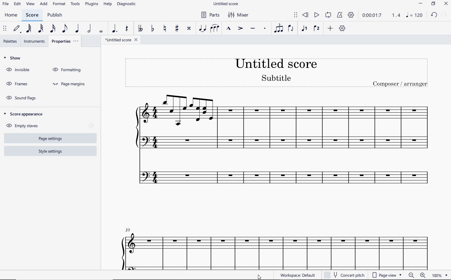  Describe the element at coordinates (420, 3) in the screenshot. I see `MINIMIZE` at that location.